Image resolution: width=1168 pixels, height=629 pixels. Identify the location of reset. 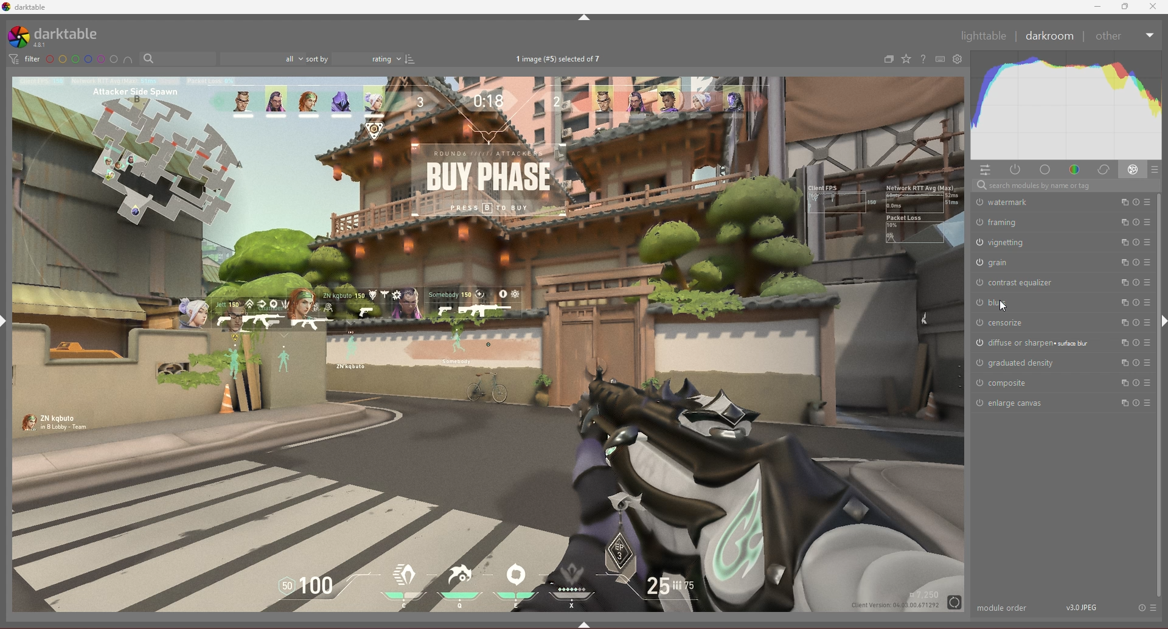
(1135, 403).